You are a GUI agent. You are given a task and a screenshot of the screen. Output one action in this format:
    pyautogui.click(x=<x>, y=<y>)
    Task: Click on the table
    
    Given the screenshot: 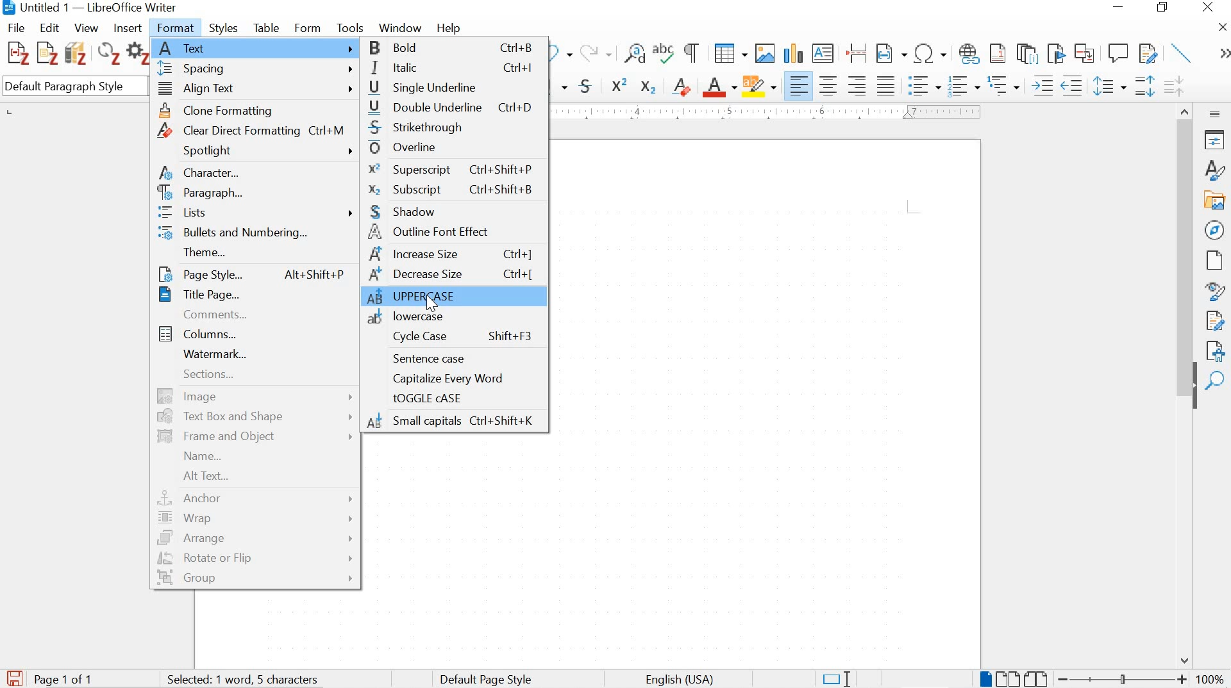 What is the action you would take?
    pyautogui.click(x=267, y=26)
    